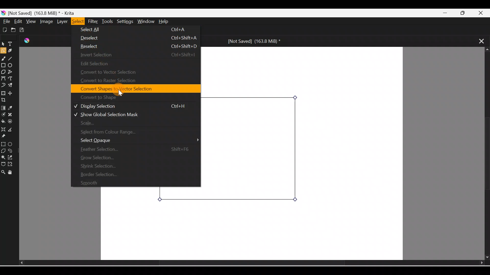 The height and width of the screenshot is (275, 490). I want to click on Enclose and fill tool, so click(12, 122).